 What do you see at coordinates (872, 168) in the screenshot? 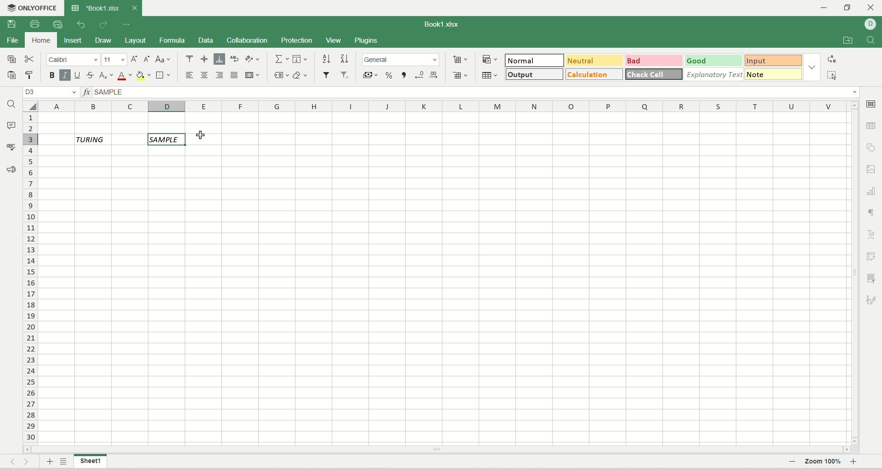
I see `image settings` at bounding box center [872, 168].